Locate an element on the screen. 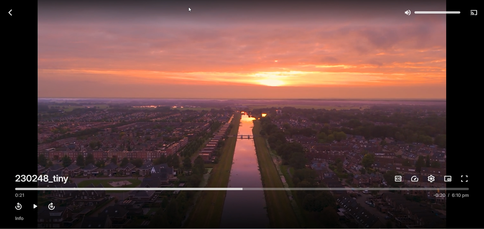 This screenshot has height=229, width=484. rewind is located at coordinates (18, 206).